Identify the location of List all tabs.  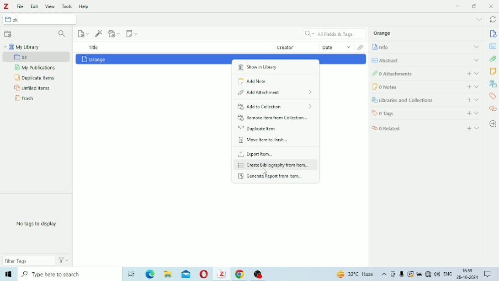
(479, 20).